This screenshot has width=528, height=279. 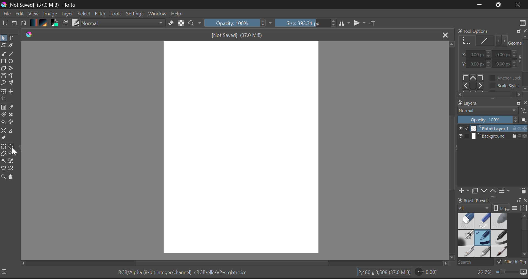 What do you see at coordinates (13, 122) in the screenshot?
I see `Enclose and Fill` at bounding box center [13, 122].